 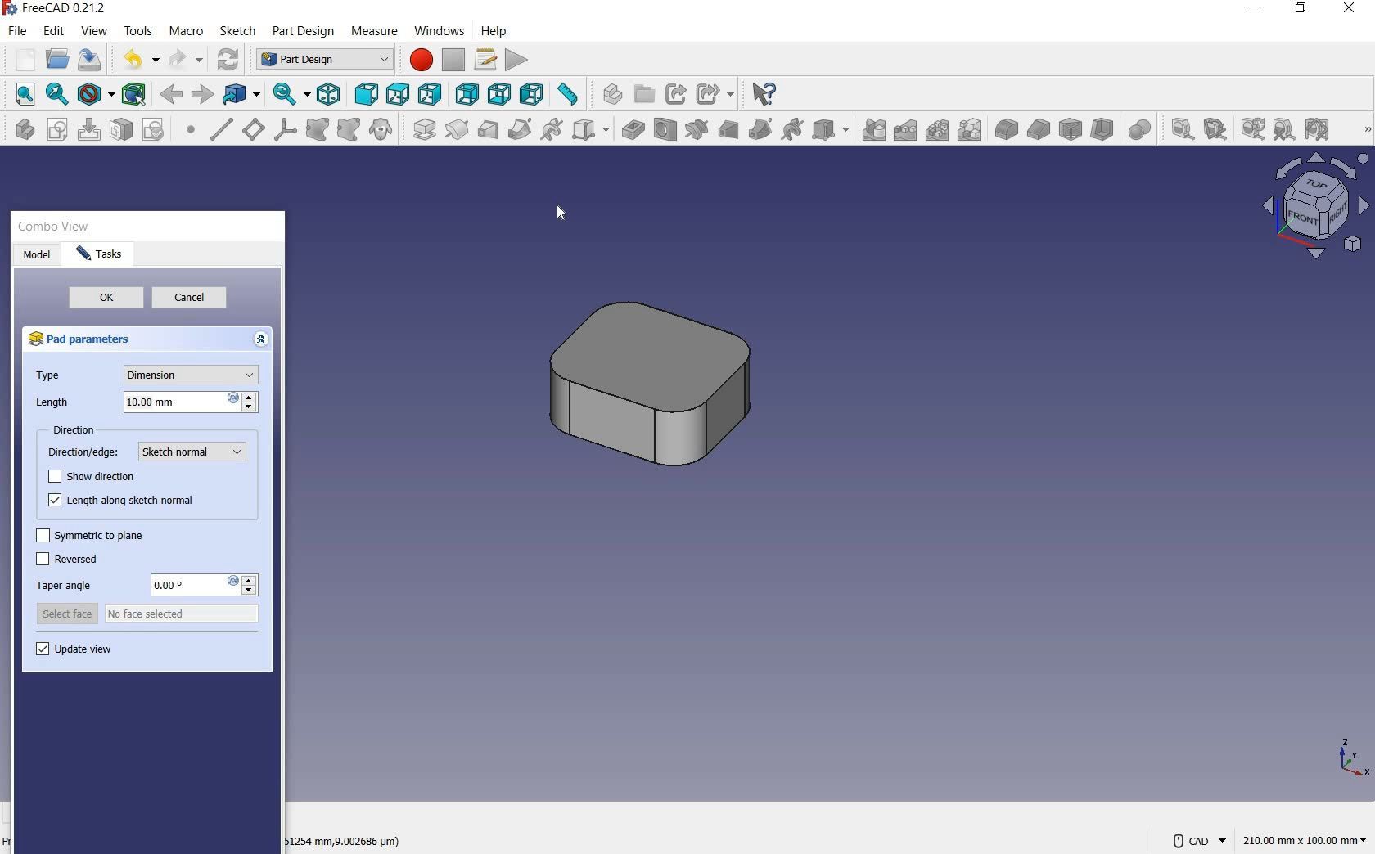 I want to click on left, so click(x=534, y=92).